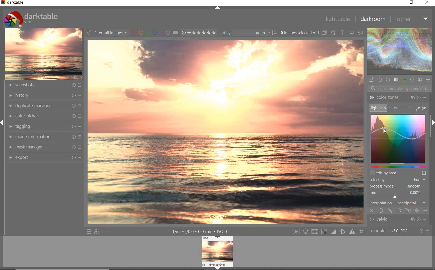 The height and width of the screenshot is (270, 435). I want to click on COLOR ZONES, so click(398, 97).